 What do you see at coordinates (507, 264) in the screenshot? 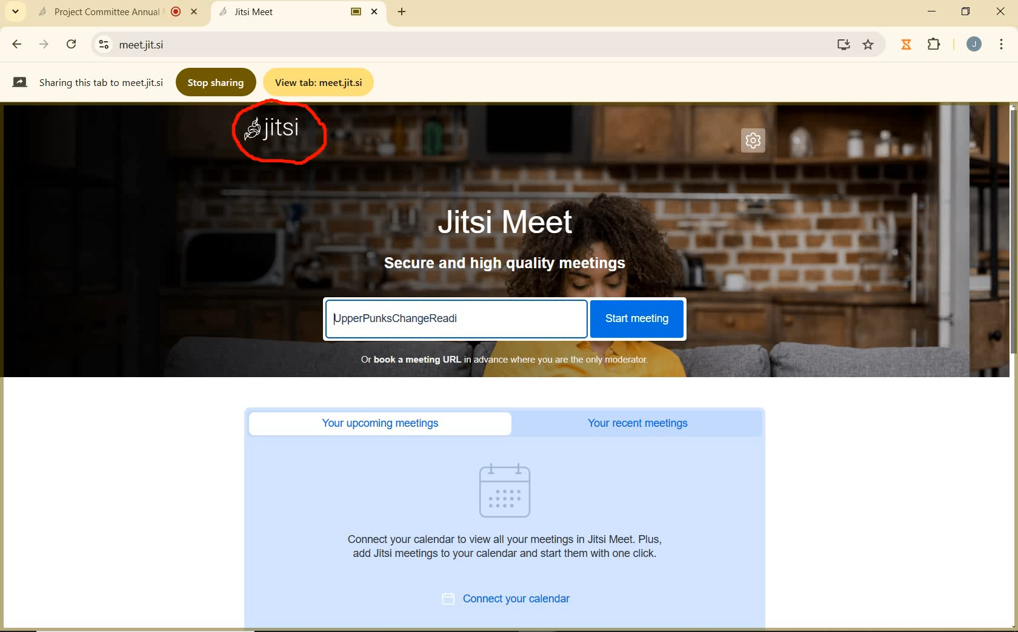
I see `SECURE AND HIGH QUALITY MEETINGS` at bounding box center [507, 264].